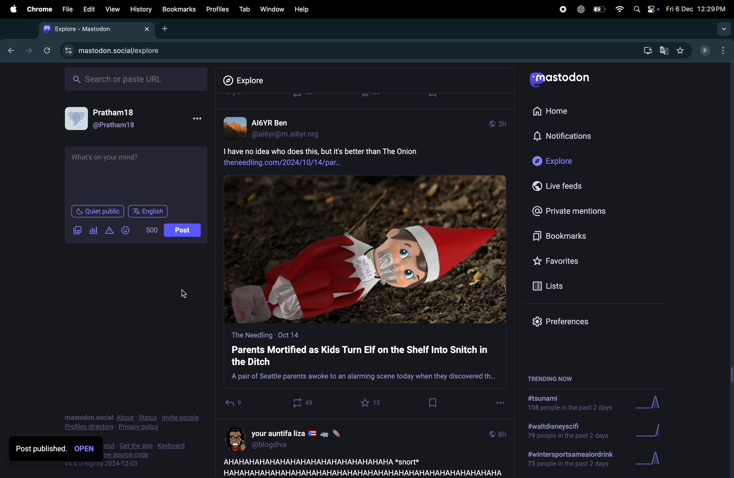 This screenshot has width=734, height=478. What do you see at coordinates (680, 51) in the screenshot?
I see `favourites` at bounding box center [680, 51].